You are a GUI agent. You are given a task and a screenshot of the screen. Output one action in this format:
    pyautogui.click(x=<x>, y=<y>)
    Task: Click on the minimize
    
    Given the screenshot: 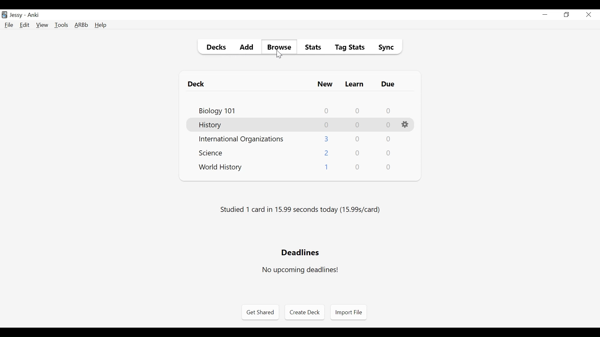 What is the action you would take?
    pyautogui.click(x=546, y=14)
    